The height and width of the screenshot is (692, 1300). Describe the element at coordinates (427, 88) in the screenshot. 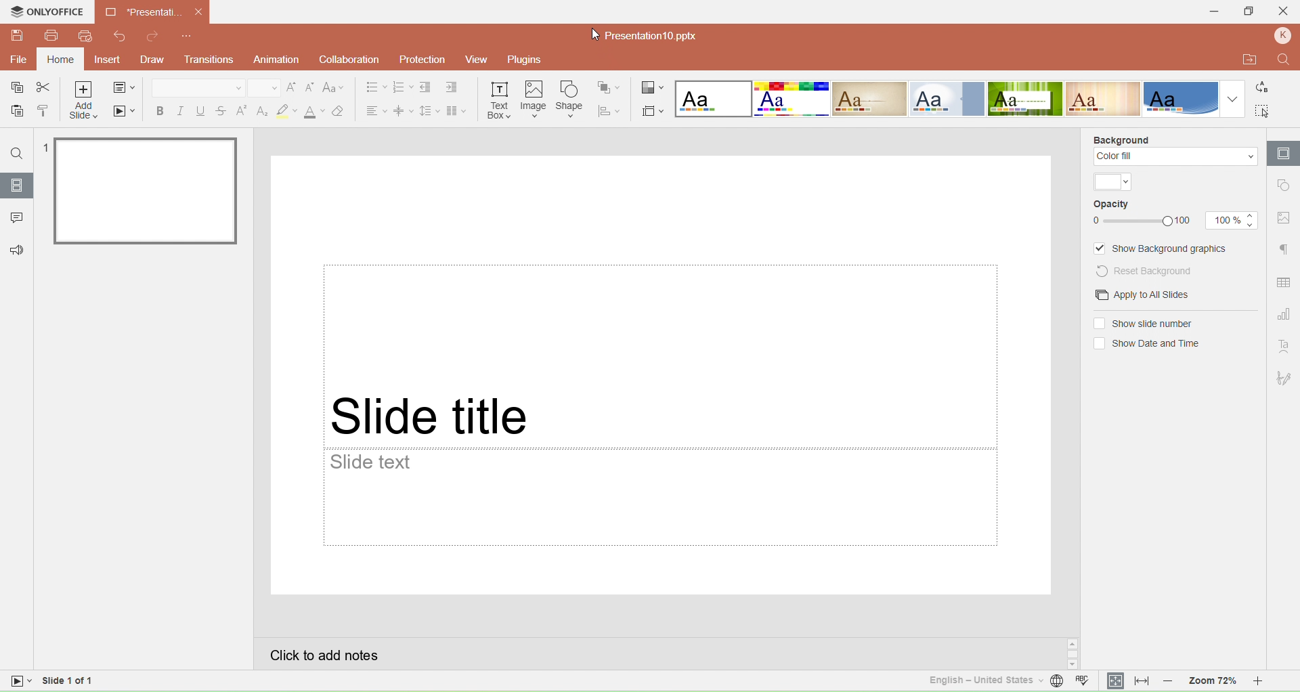

I see `Decrease indent` at that location.